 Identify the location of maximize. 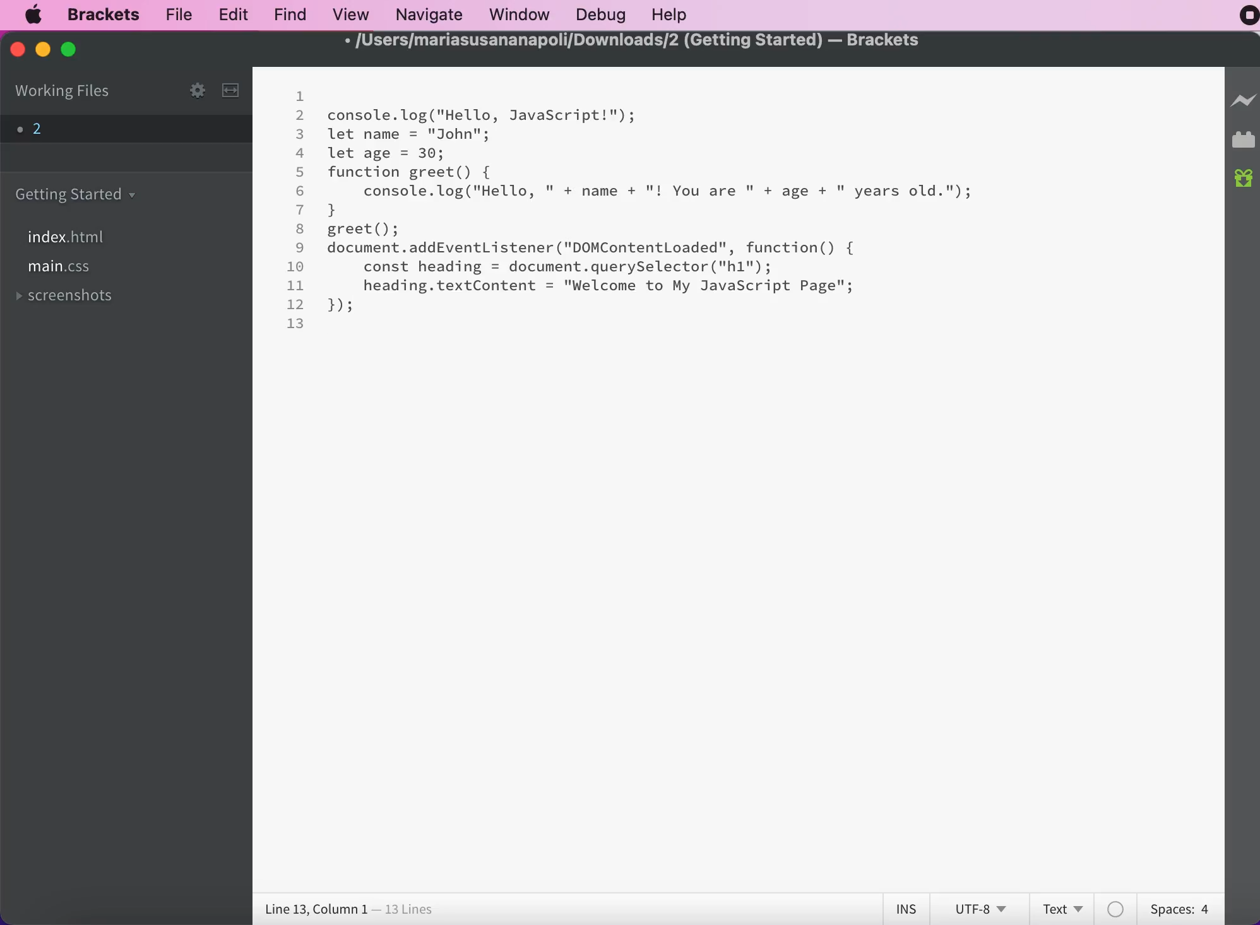
(74, 52).